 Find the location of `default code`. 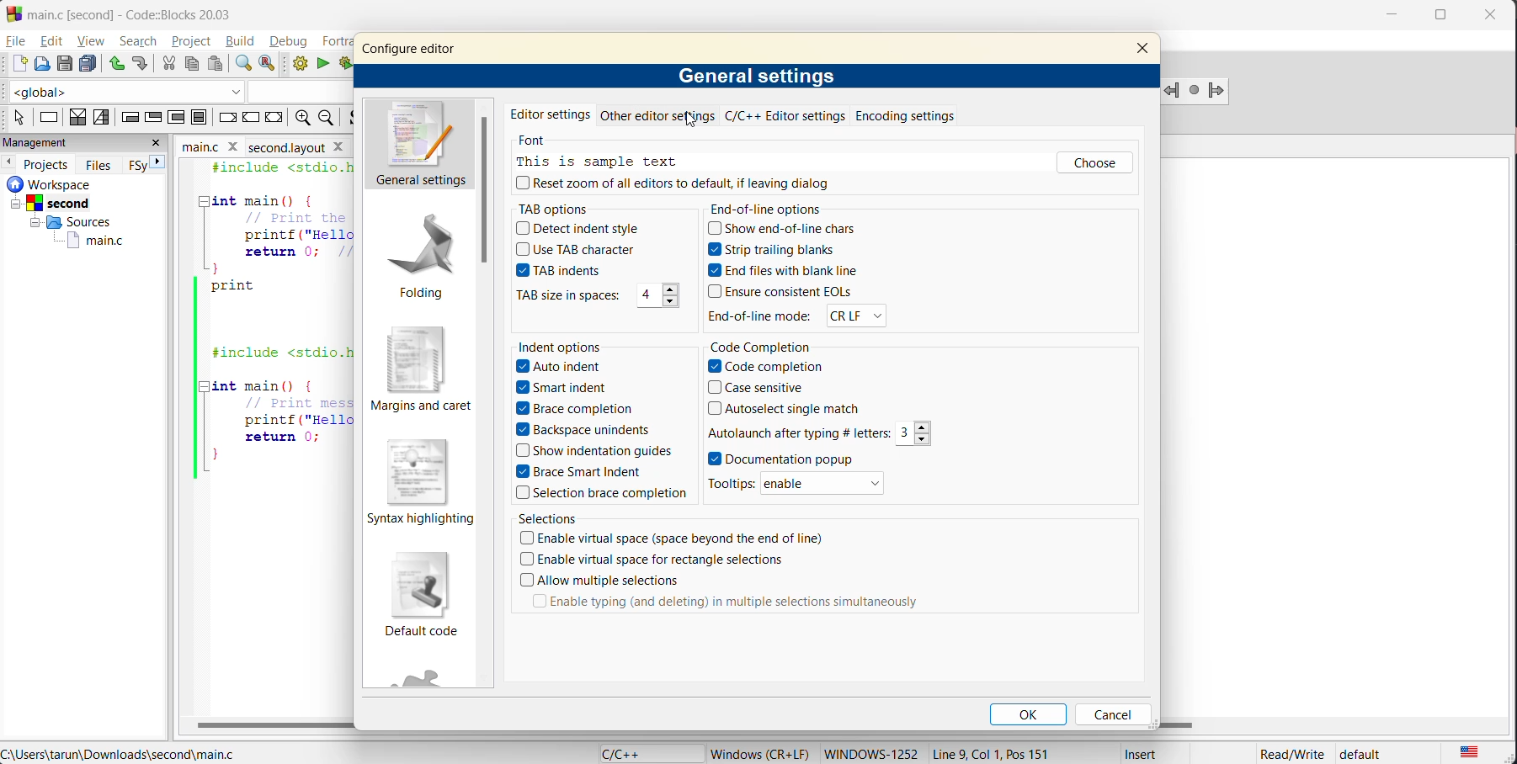

default code is located at coordinates (425, 597).